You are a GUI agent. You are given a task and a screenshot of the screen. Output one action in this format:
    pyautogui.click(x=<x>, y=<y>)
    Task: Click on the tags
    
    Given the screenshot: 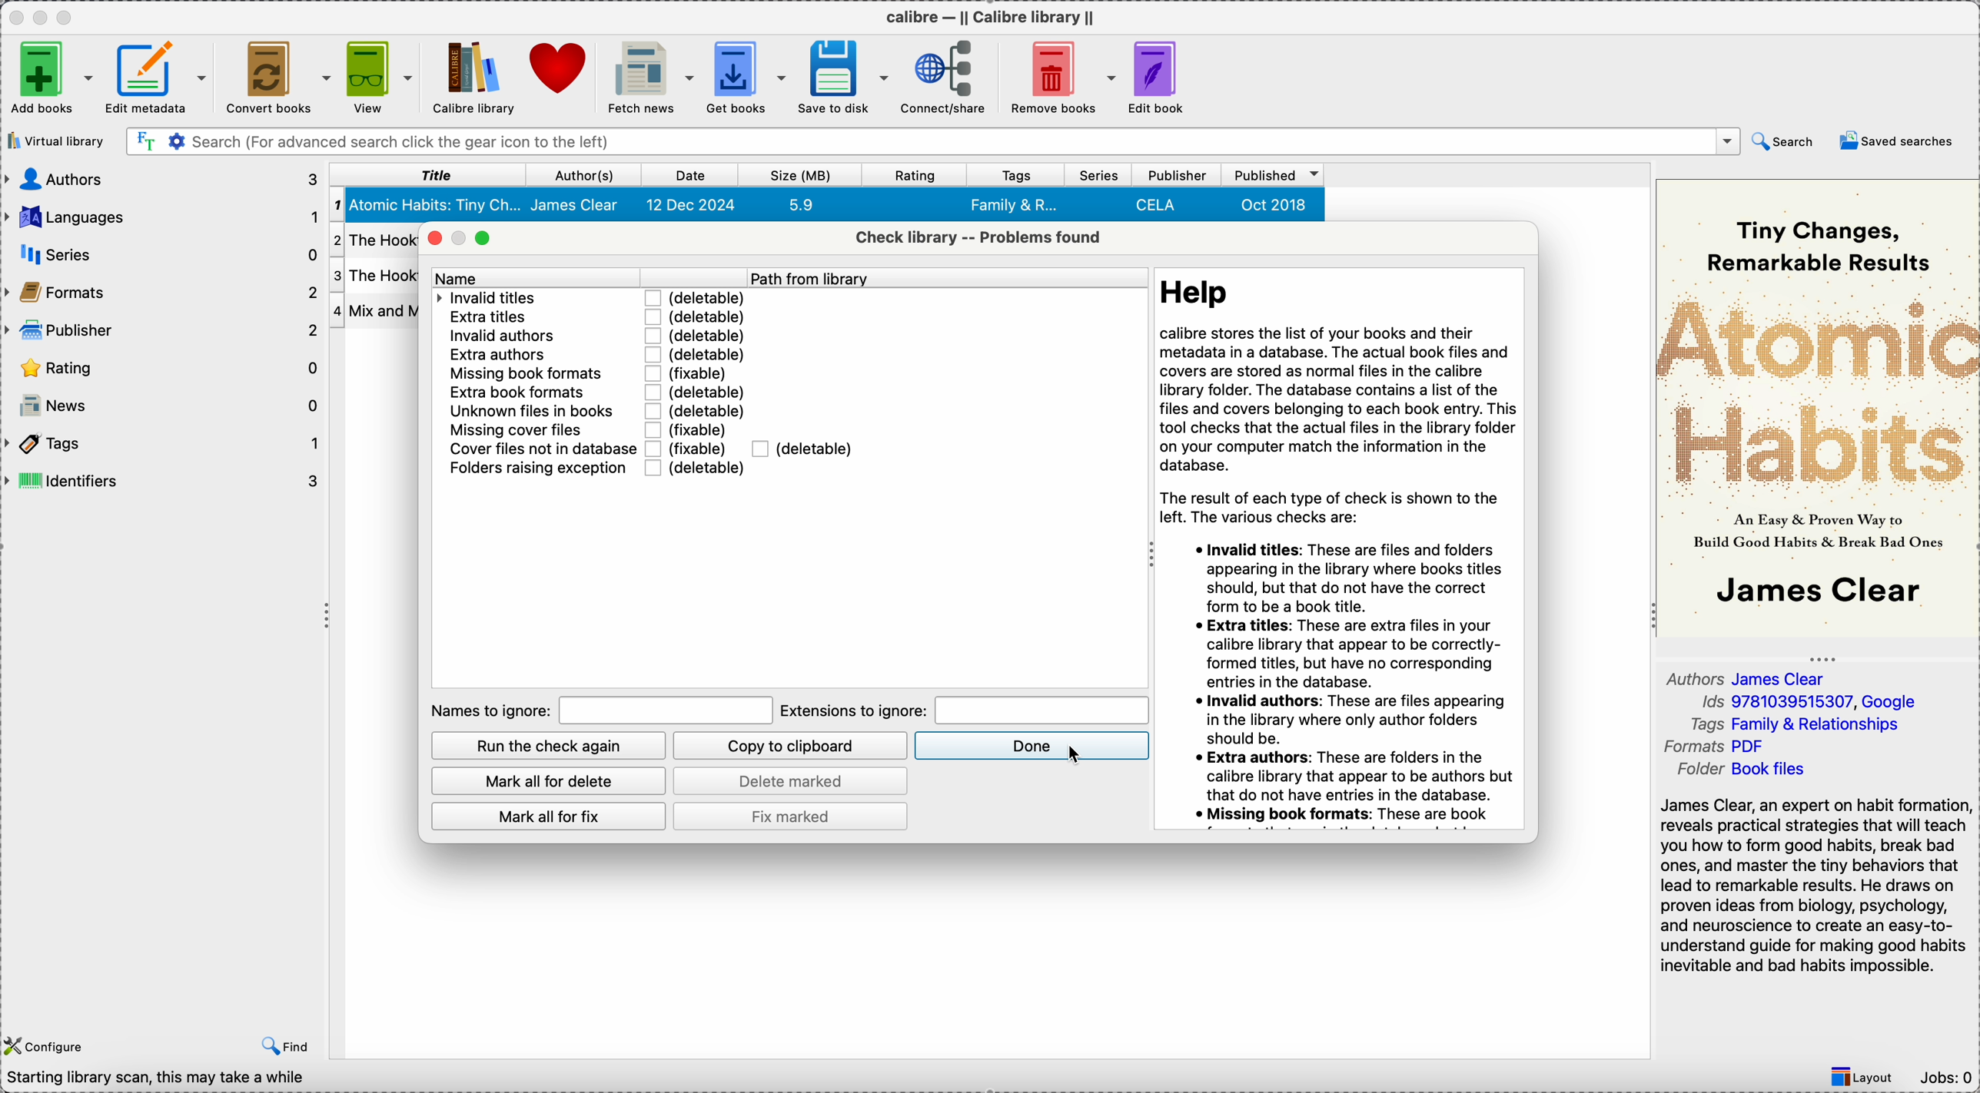 What is the action you would take?
    pyautogui.click(x=1016, y=175)
    